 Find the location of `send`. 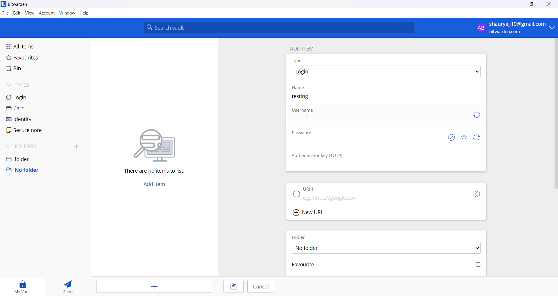

send is located at coordinates (69, 286).